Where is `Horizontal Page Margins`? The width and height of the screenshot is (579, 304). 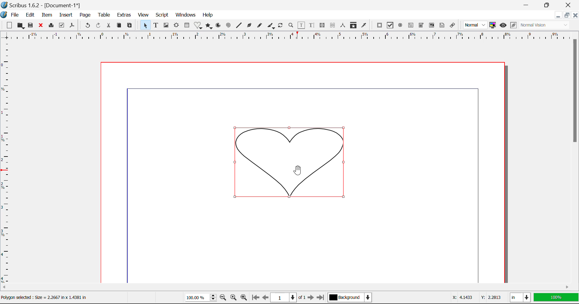 Horizontal Page Margins is located at coordinates (5, 163).